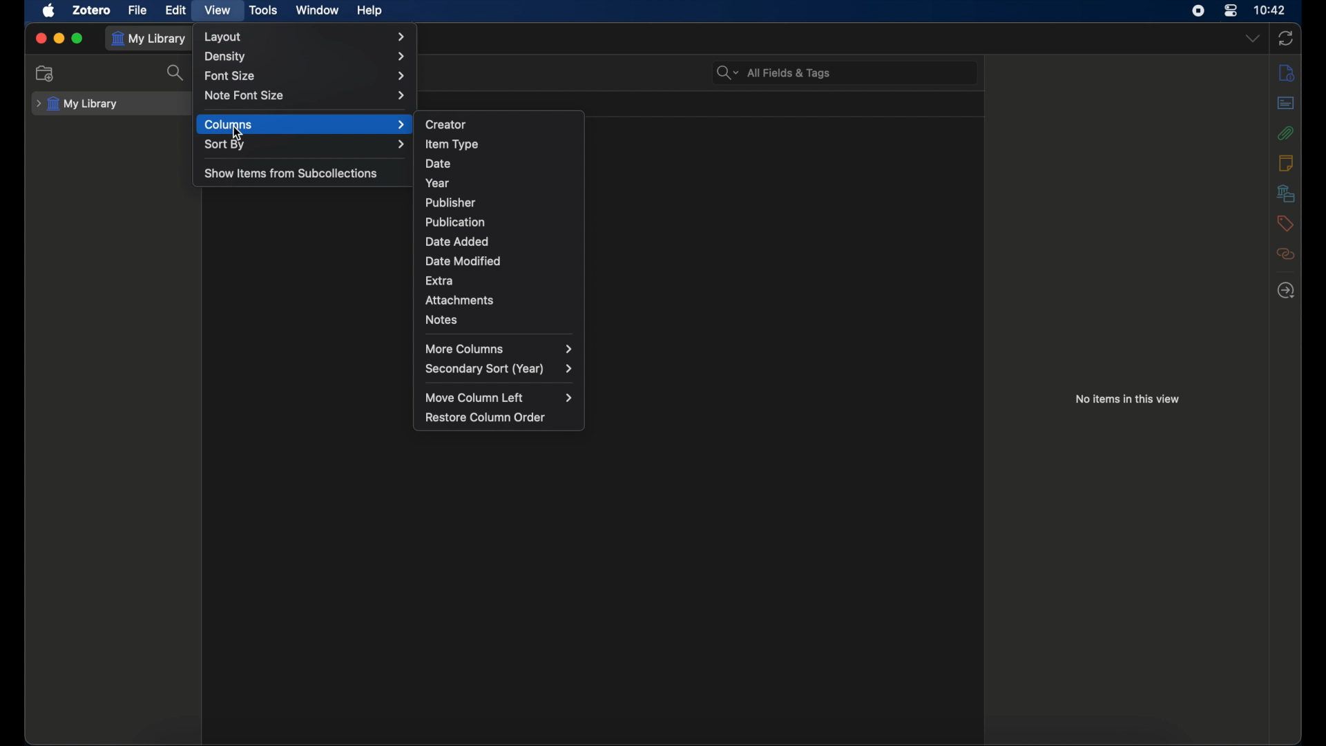 The image size is (1326, 746). I want to click on move column left, so click(499, 397).